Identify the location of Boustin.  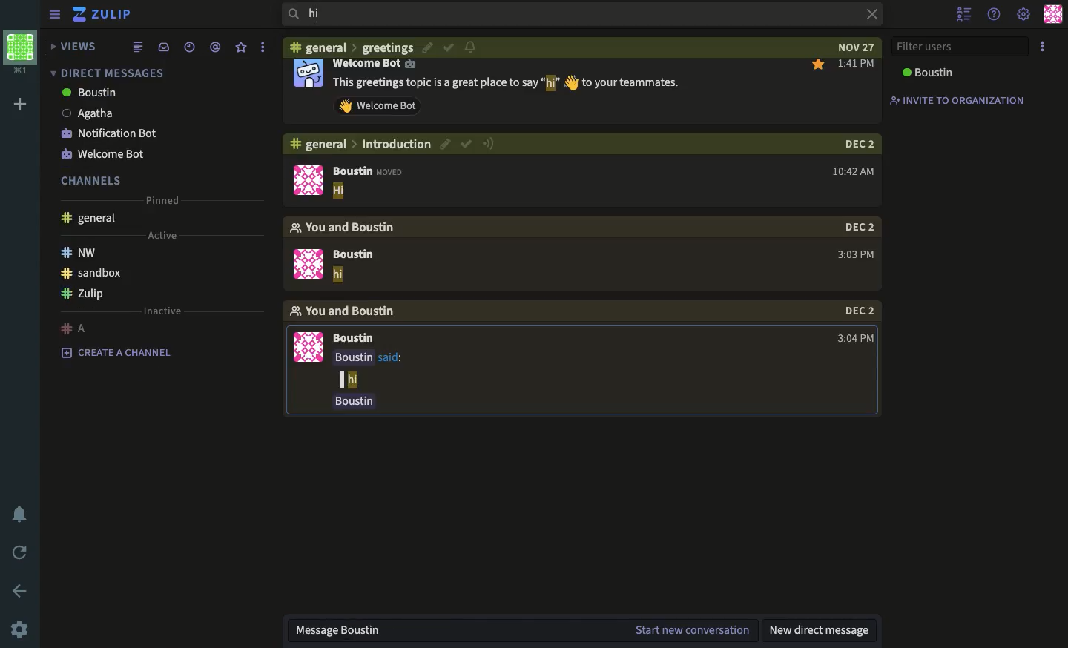
(352, 402).